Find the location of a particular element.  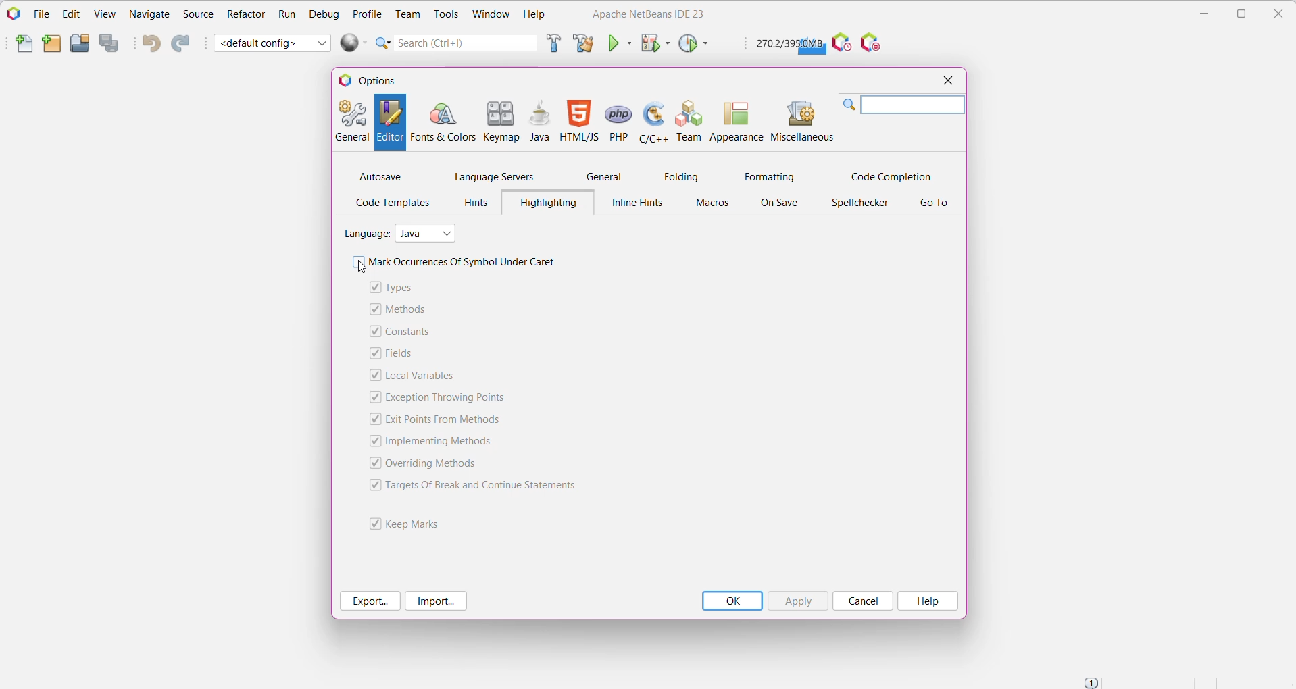

Help is located at coordinates (535, 15).